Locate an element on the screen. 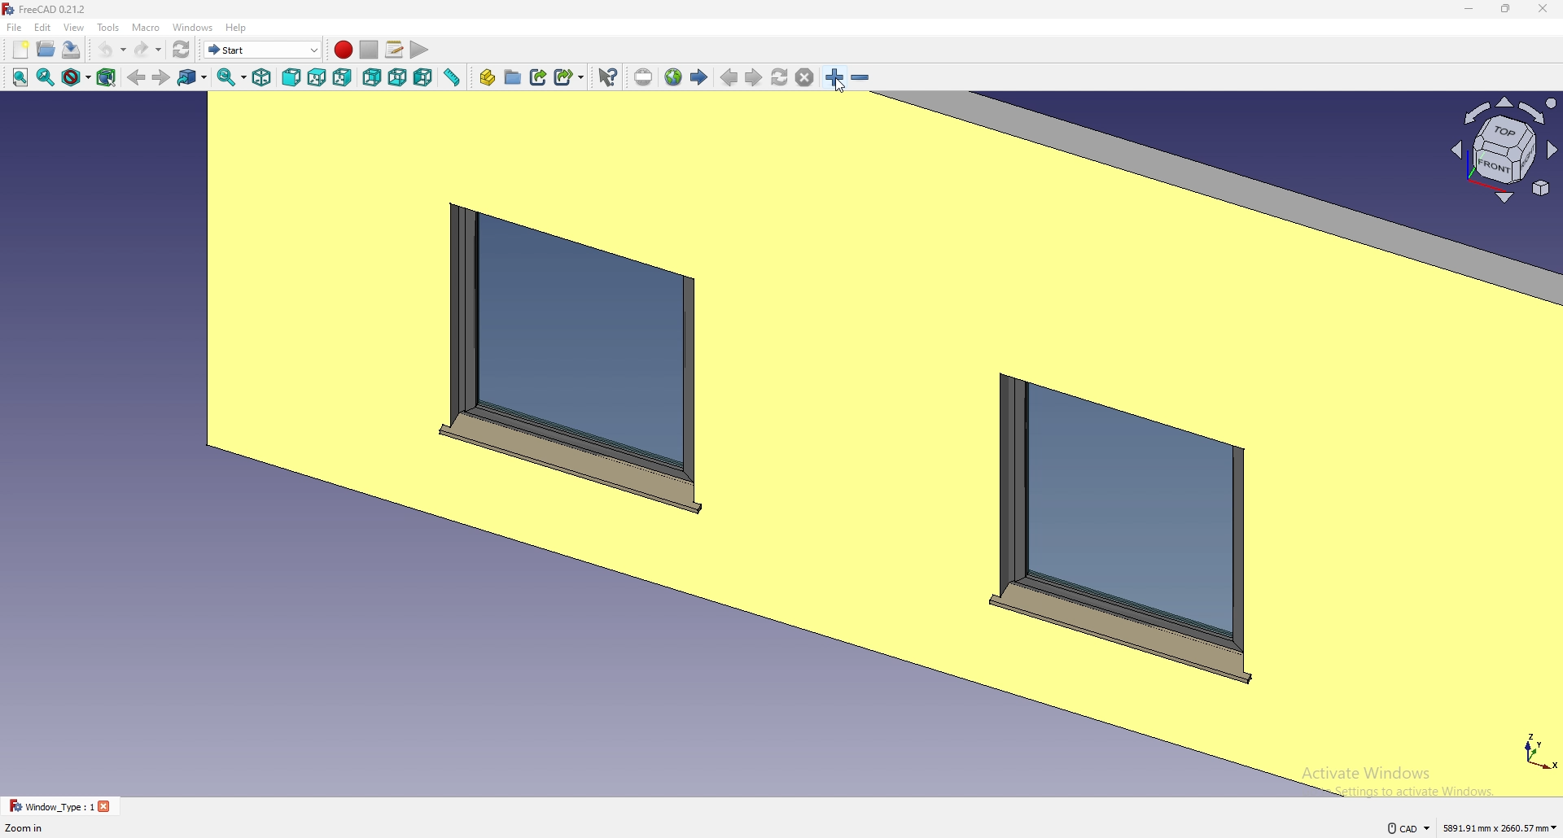  new is located at coordinates (20, 50).